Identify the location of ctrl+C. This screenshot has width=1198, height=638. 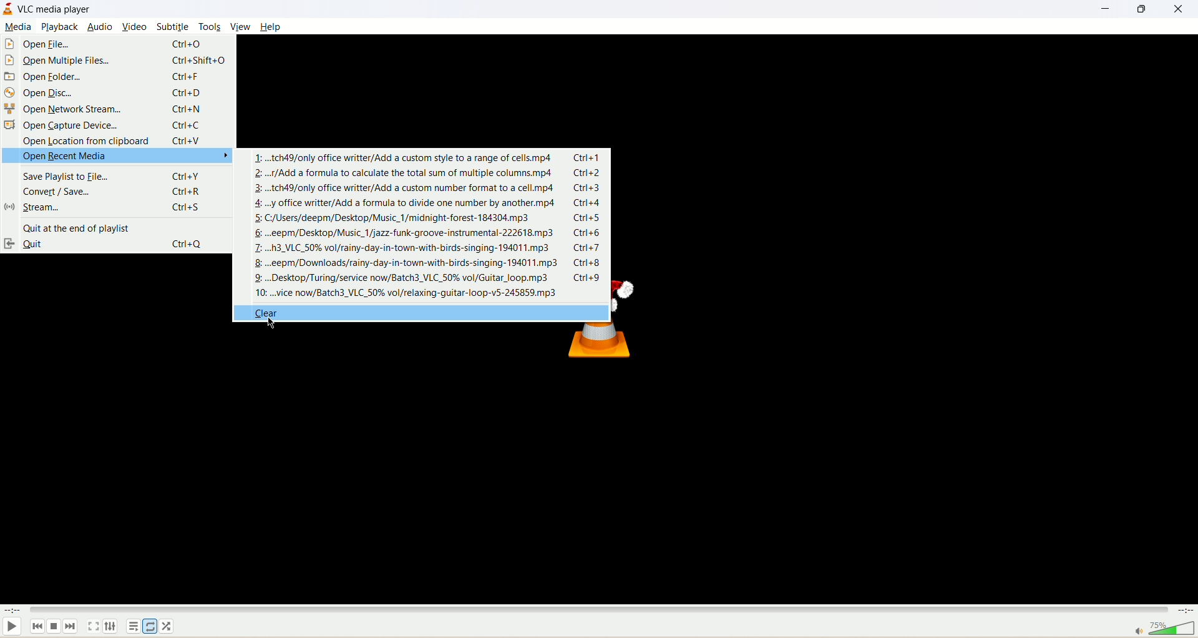
(188, 124).